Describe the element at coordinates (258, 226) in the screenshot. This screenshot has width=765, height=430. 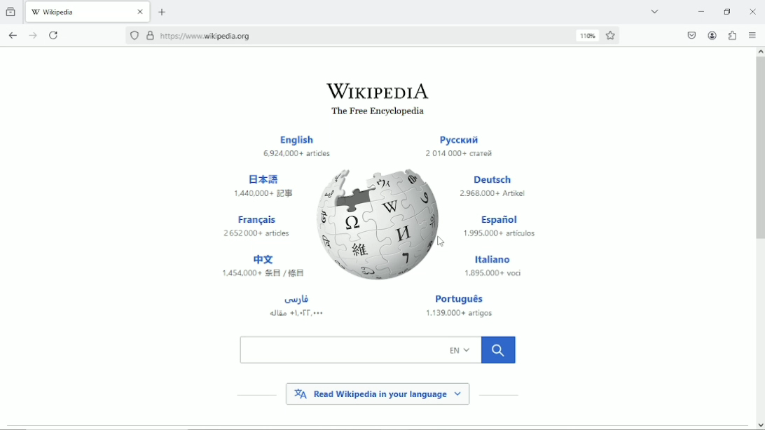
I see `Francais
2652000+ artices` at that location.